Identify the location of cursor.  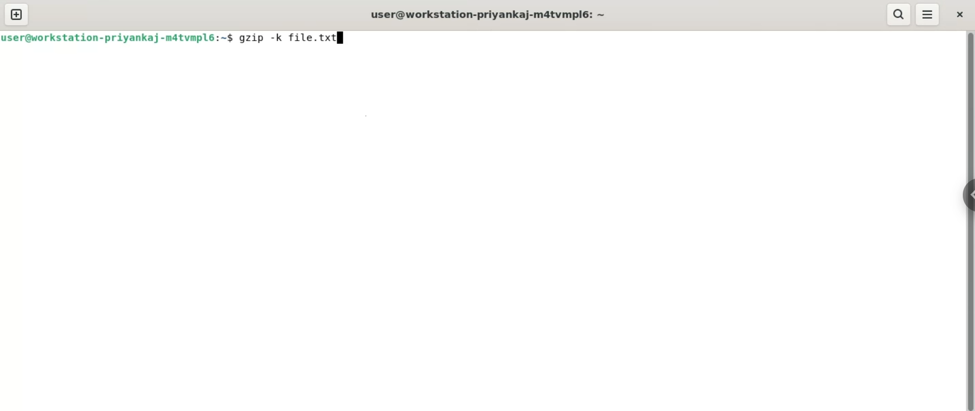
(347, 40).